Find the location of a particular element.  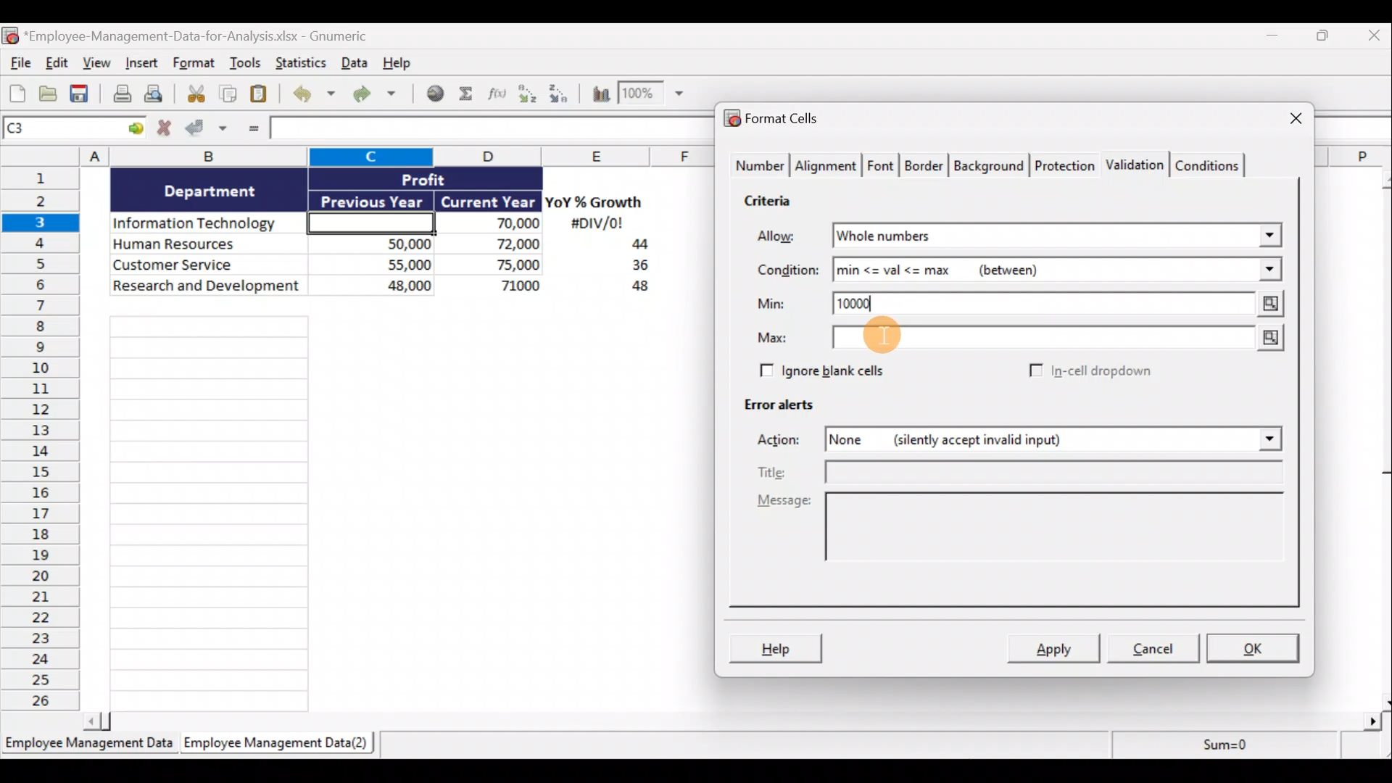

Research and development is located at coordinates (207, 287).